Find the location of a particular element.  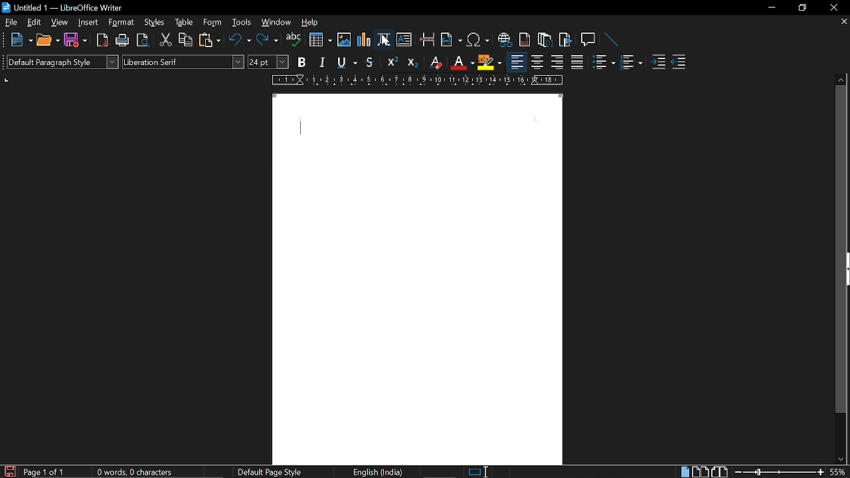

tools is located at coordinates (243, 23).